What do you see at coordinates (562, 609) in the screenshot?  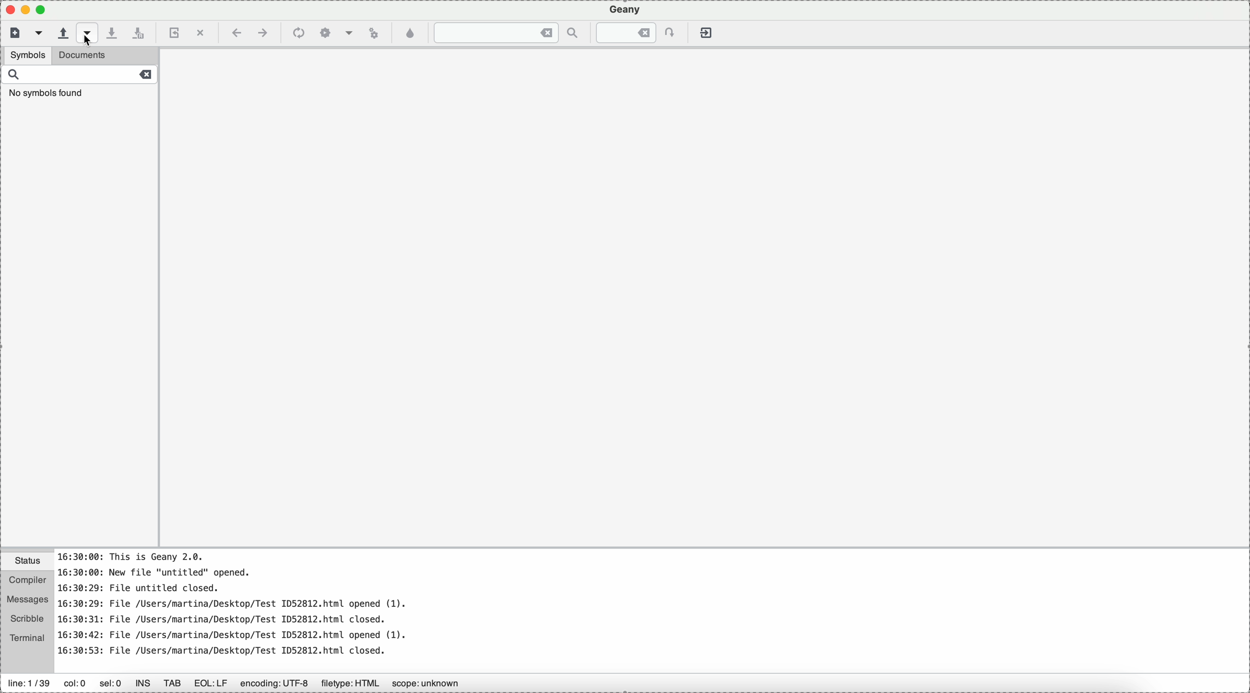 I see `16:30:00 This is Geany 2.0. 16:30:00 New file "untitled" open. 16:30:29 file untitled closed` at bounding box center [562, 609].